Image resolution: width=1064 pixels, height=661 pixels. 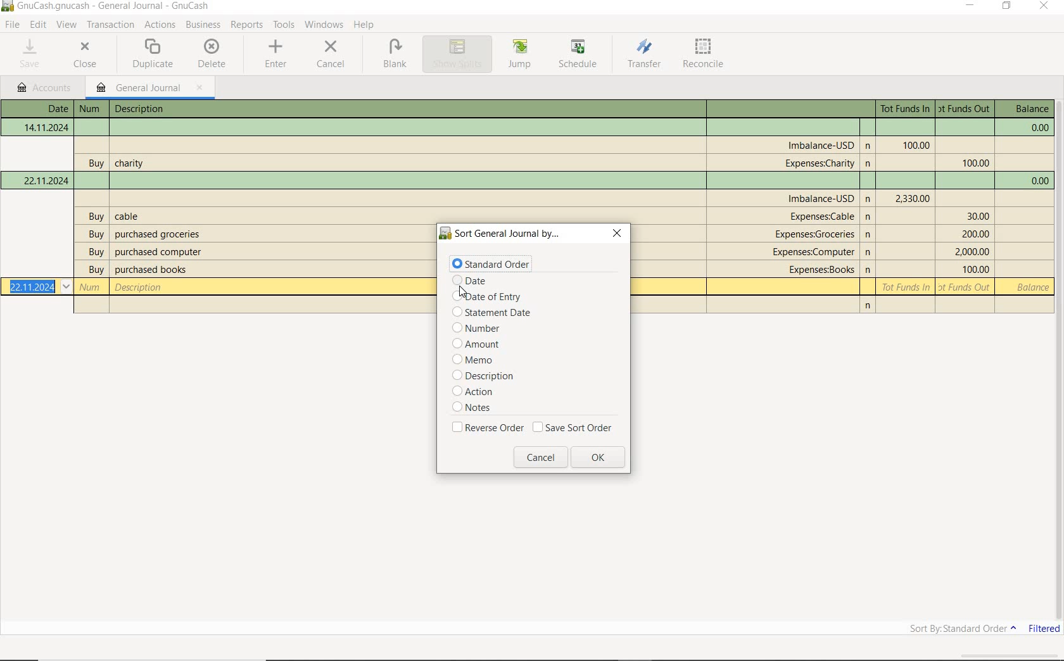 I want to click on memo, so click(x=477, y=360).